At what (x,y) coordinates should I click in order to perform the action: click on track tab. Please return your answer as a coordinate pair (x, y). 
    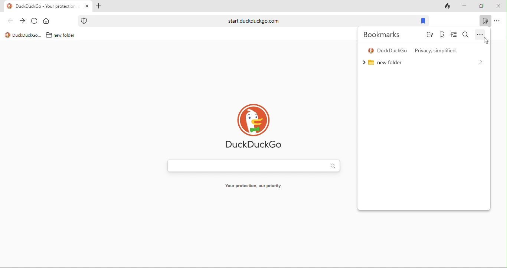
    Looking at the image, I should click on (447, 7).